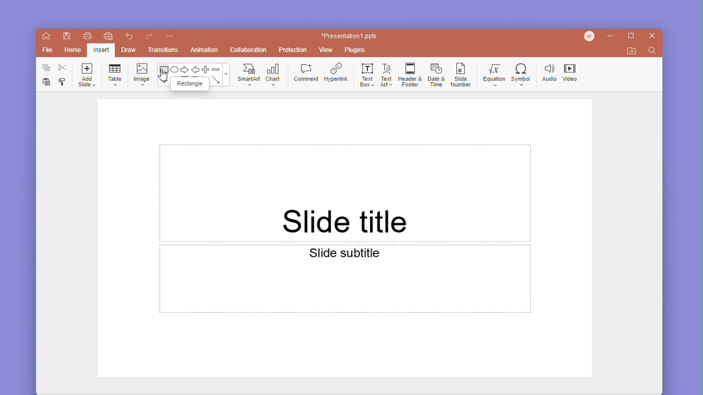 This screenshot has width=703, height=395. I want to click on customize quick access toolbar, so click(171, 35).